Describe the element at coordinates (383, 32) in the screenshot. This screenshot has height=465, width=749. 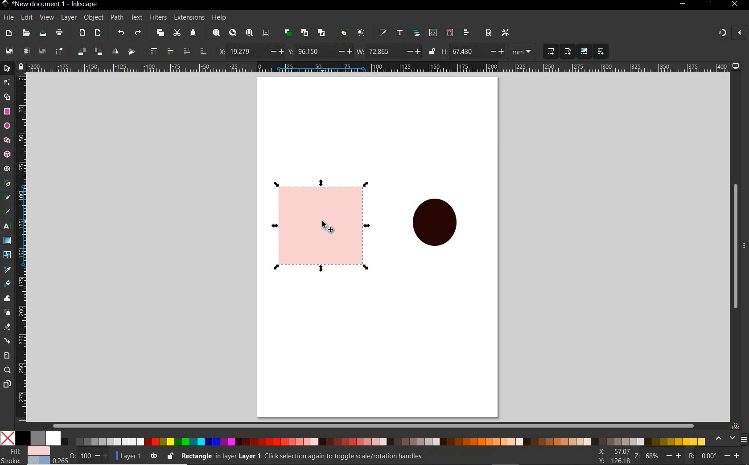
I see `open file & stroke` at that location.